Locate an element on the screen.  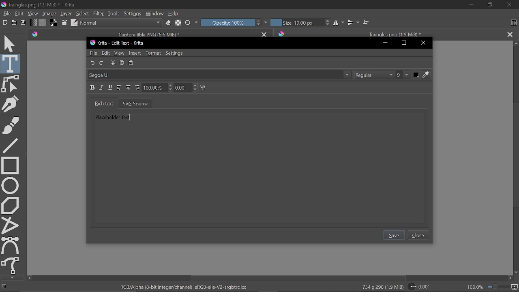
Save is located at coordinates (395, 236).